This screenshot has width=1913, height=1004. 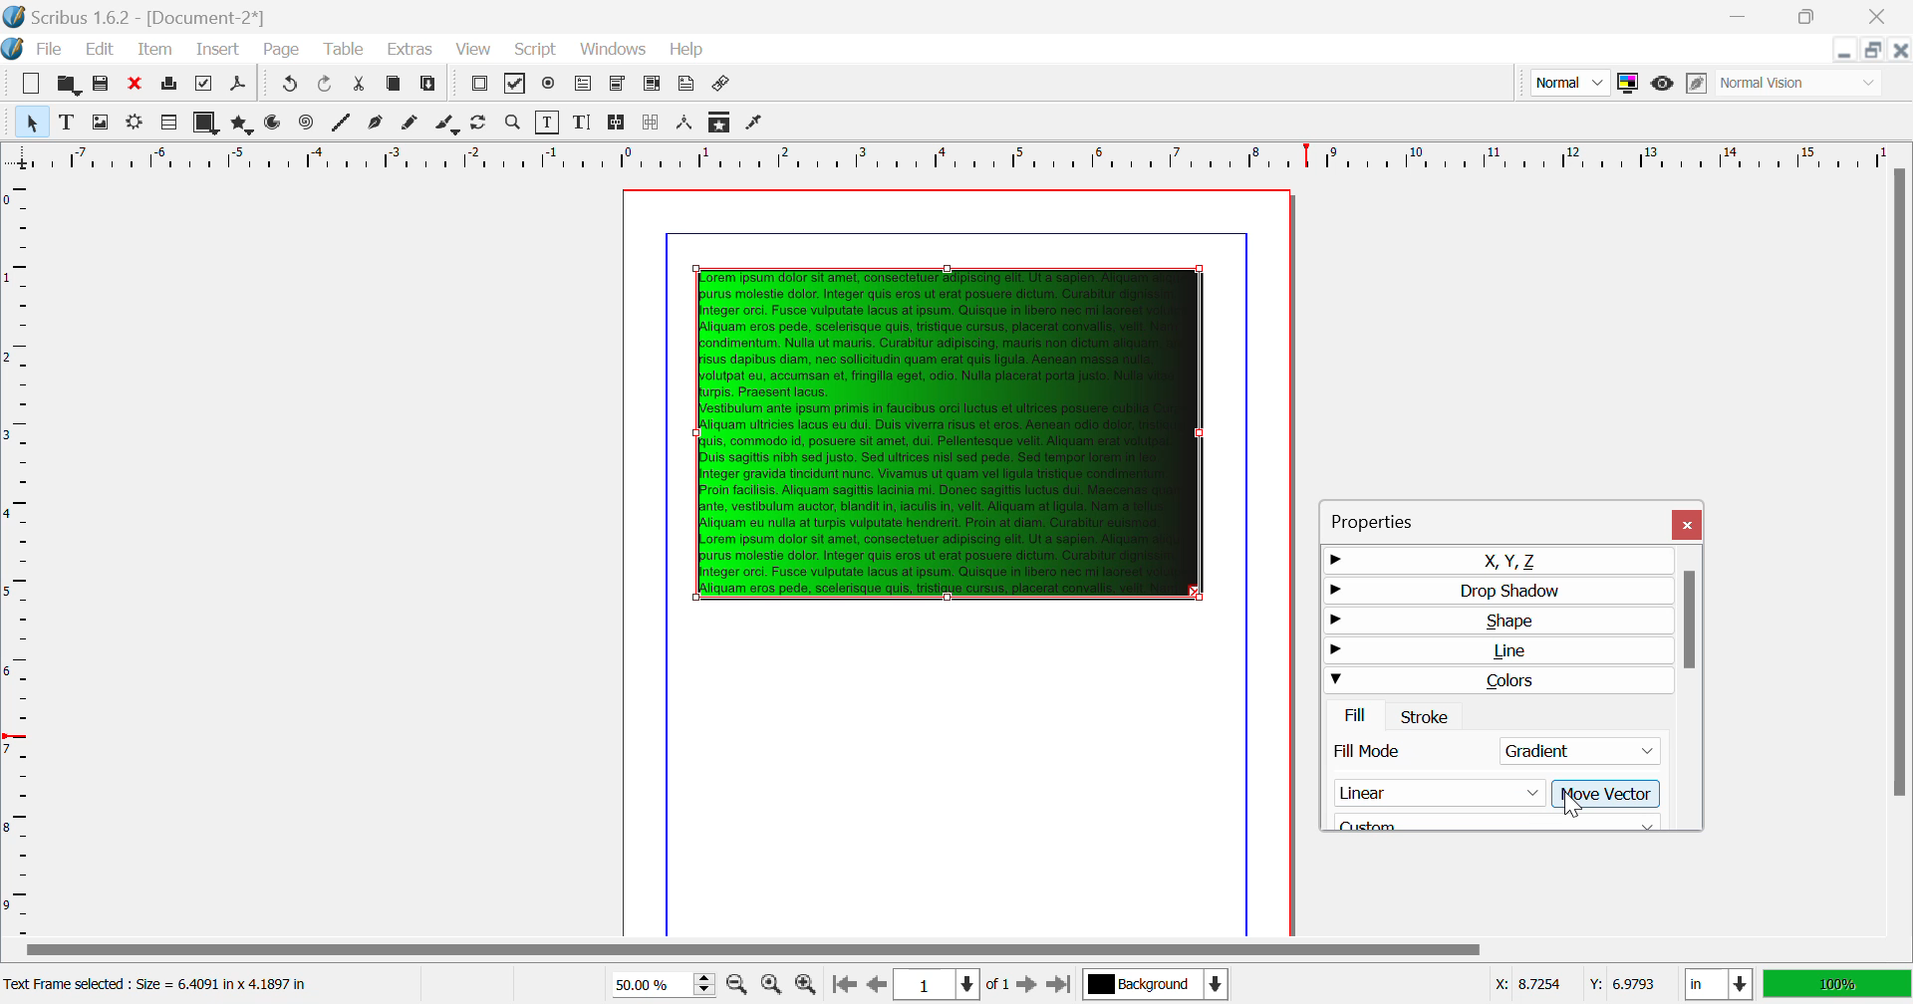 What do you see at coordinates (1882, 16) in the screenshot?
I see `Close` at bounding box center [1882, 16].